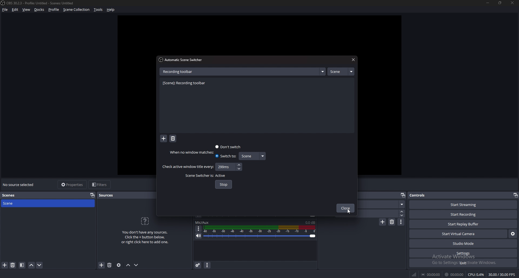  Describe the element at coordinates (199, 236) in the screenshot. I see `mute` at that location.